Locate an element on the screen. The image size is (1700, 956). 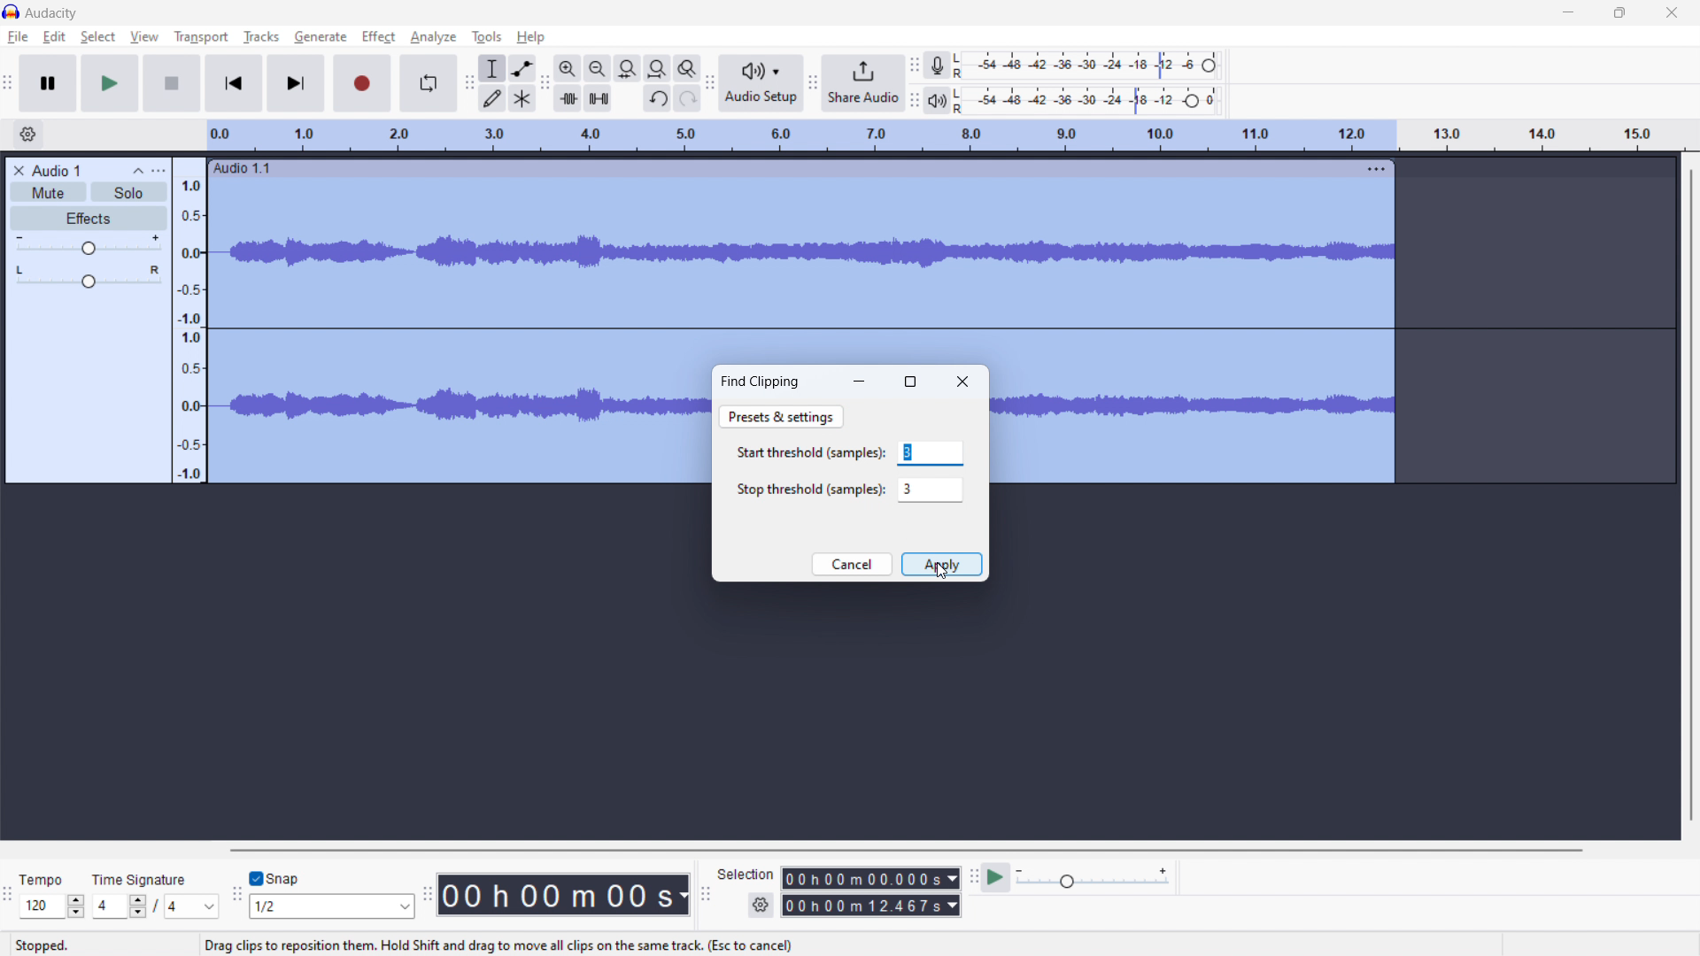
analyze is located at coordinates (433, 37).